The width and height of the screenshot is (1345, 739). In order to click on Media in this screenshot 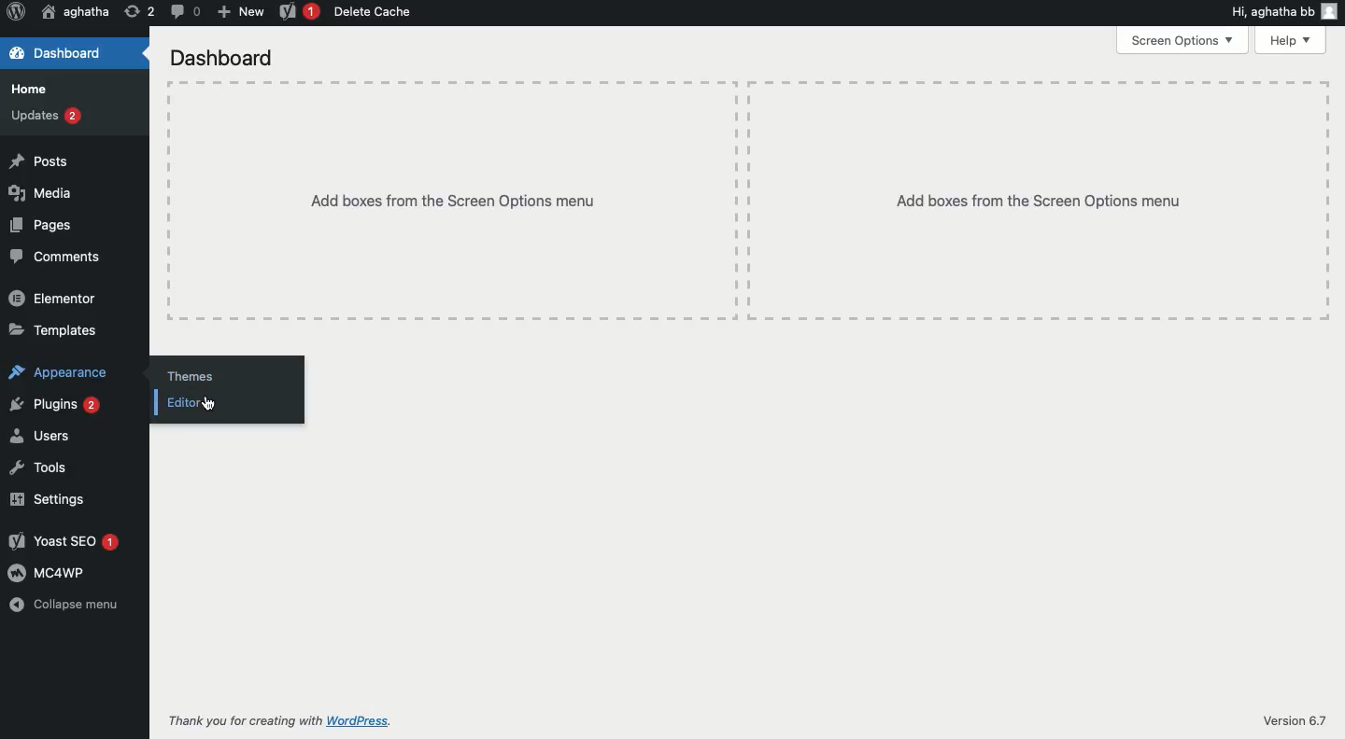, I will do `click(45, 193)`.